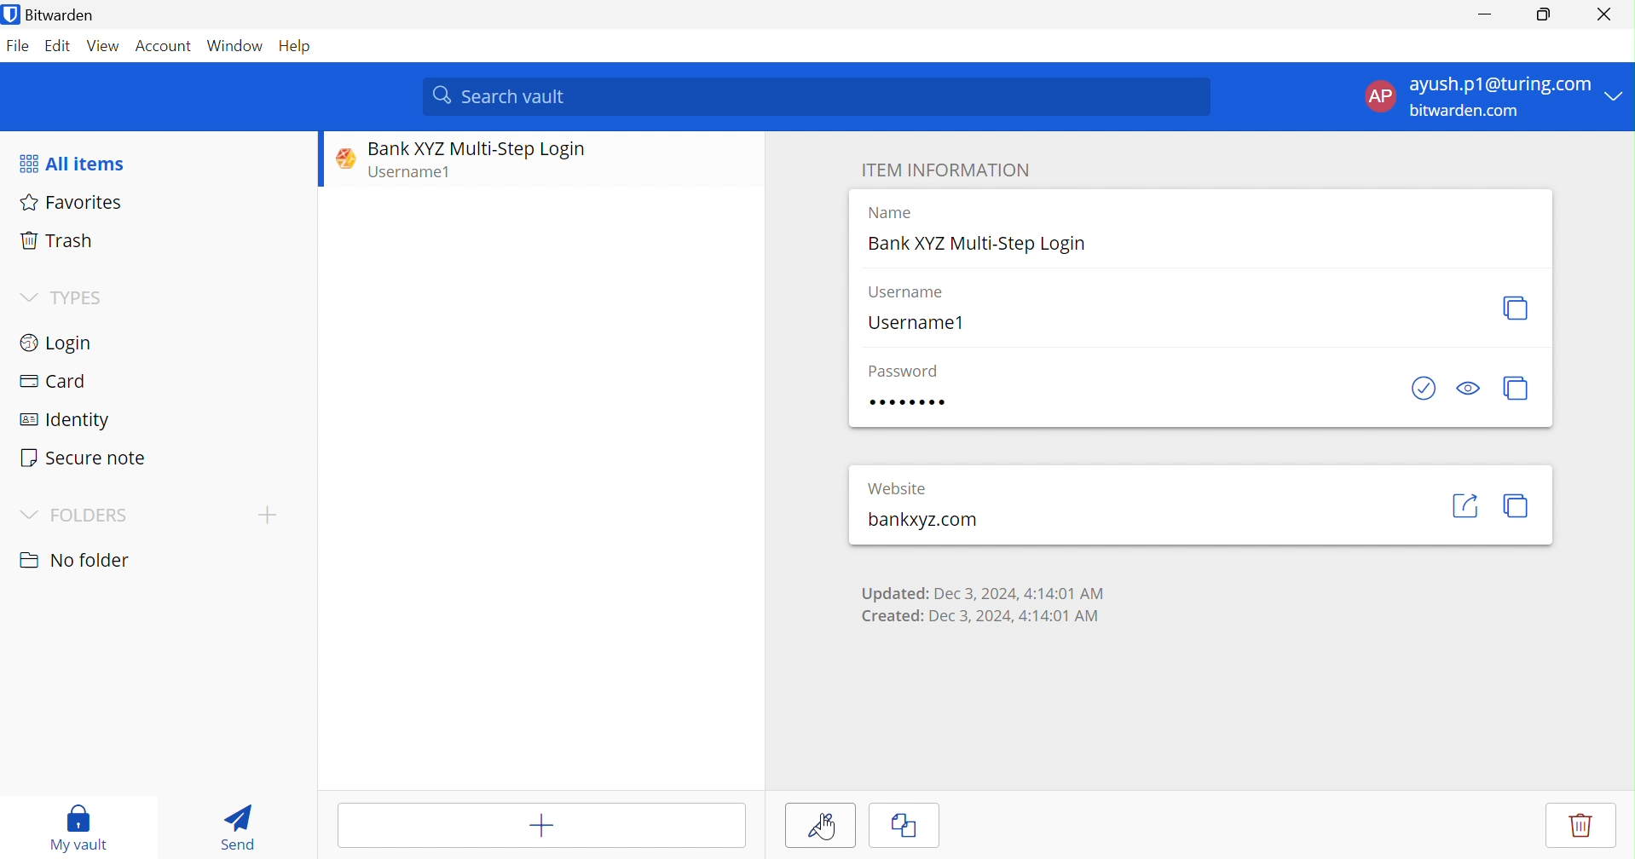 This screenshot has height=859, width=1635. What do you see at coordinates (166, 49) in the screenshot?
I see `Account` at bounding box center [166, 49].